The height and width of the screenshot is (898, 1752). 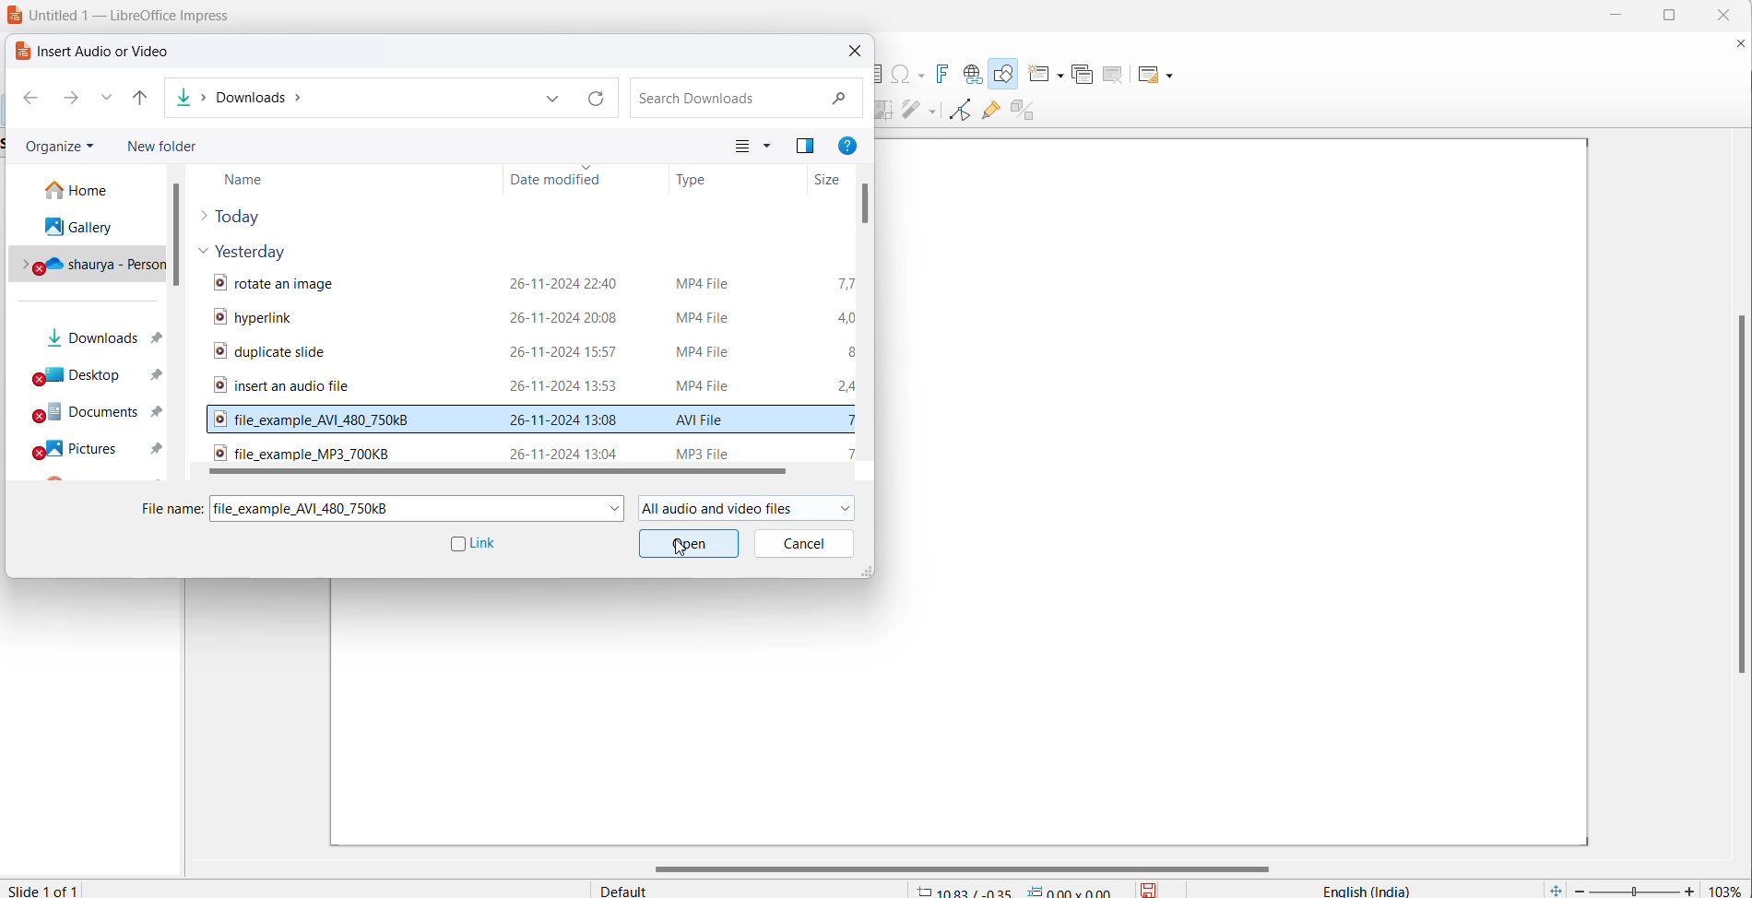 I want to click on toggle endpoint edit mode, so click(x=965, y=112).